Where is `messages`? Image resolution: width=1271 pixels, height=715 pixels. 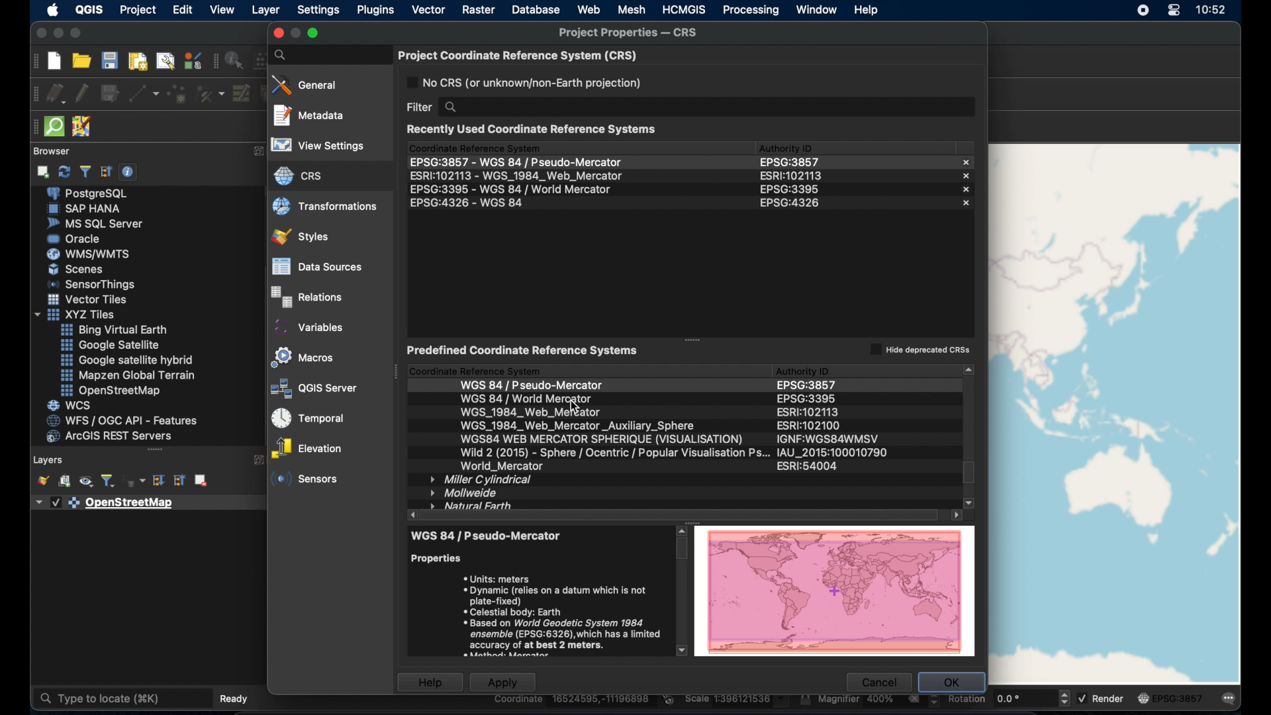
messages is located at coordinates (1232, 699).